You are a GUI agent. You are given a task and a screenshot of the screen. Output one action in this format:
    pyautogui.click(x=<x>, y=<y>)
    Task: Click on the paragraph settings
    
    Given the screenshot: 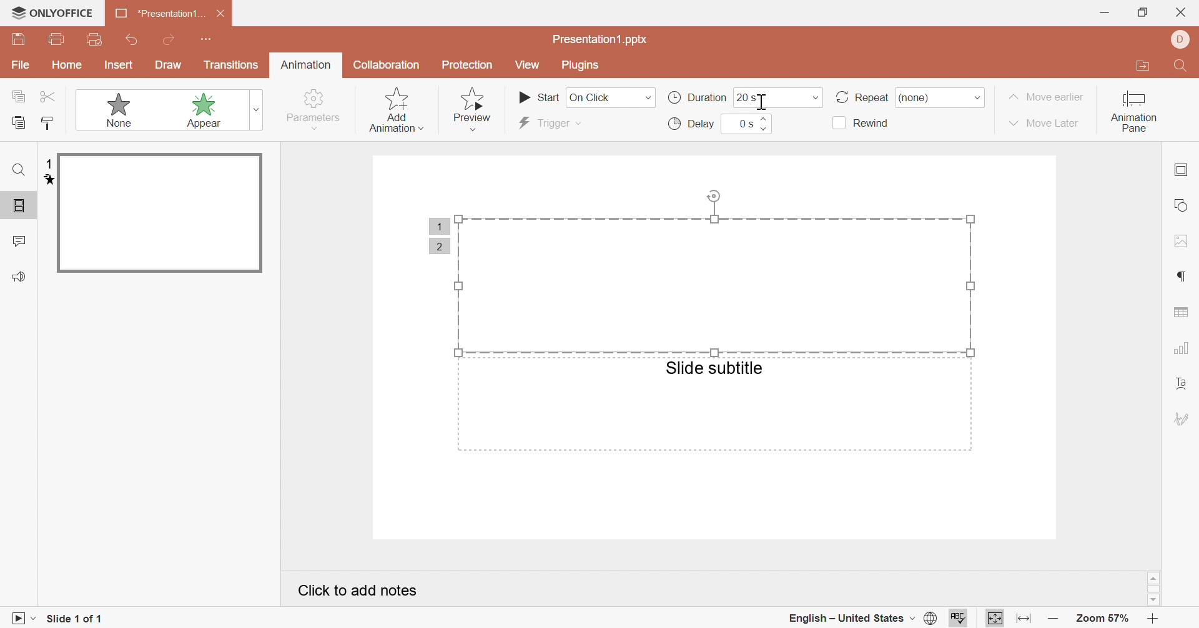 What is the action you would take?
    pyautogui.click(x=1179, y=277)
    